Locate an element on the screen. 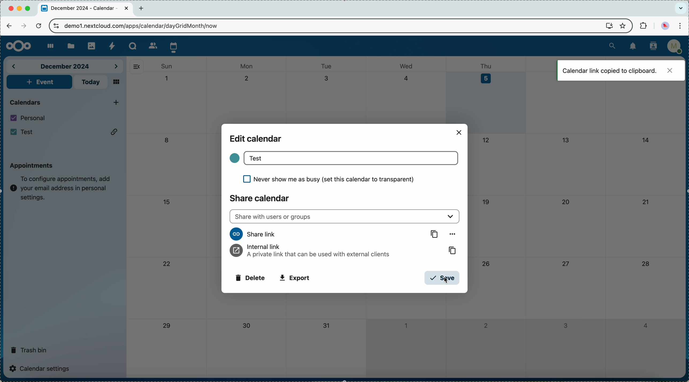  never show me as busy is located at coordinates (328, 179).